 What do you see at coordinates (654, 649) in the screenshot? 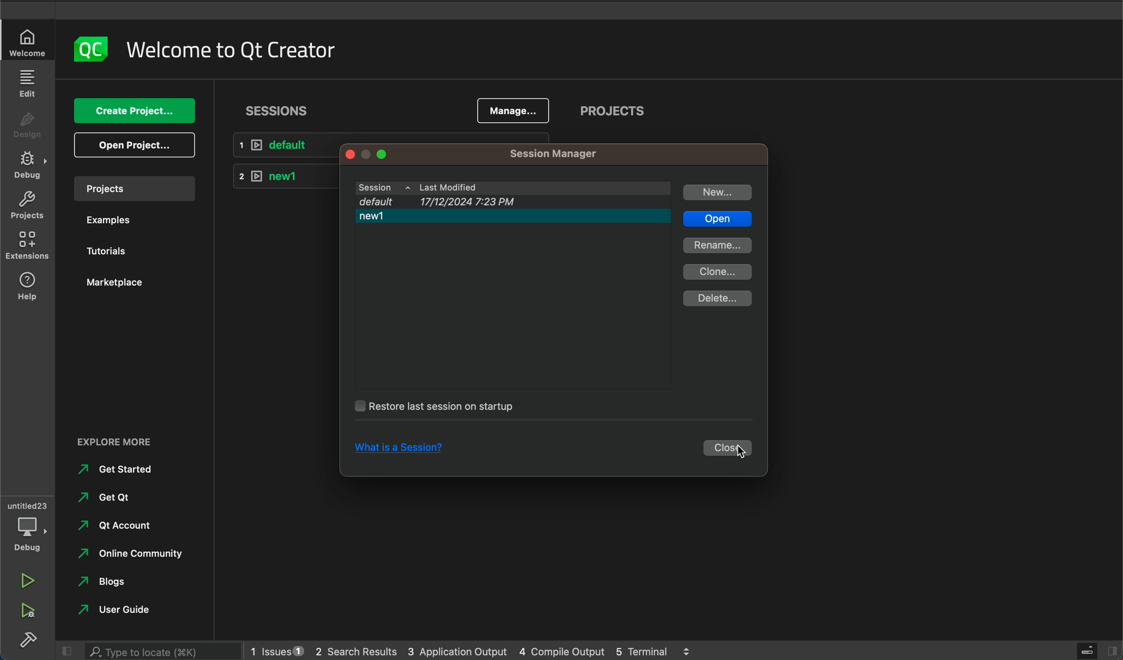
I see `terminal` at bounding box center [654, 649].